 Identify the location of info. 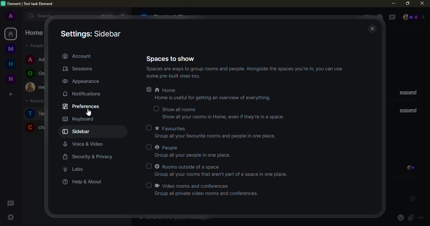
(222, 117).